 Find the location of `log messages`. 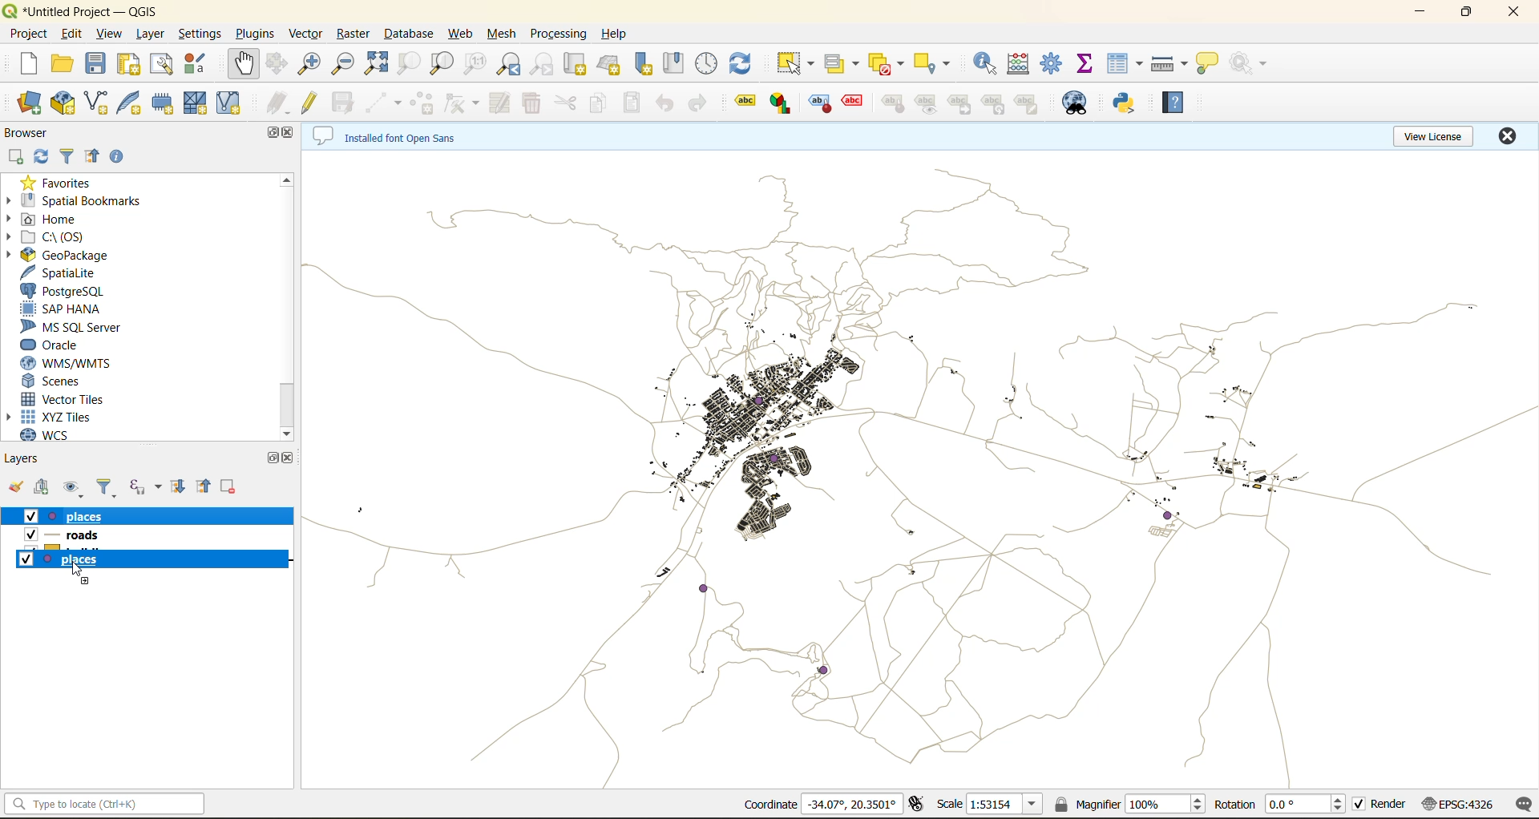

log messages is located at coordinates (1519, 805).